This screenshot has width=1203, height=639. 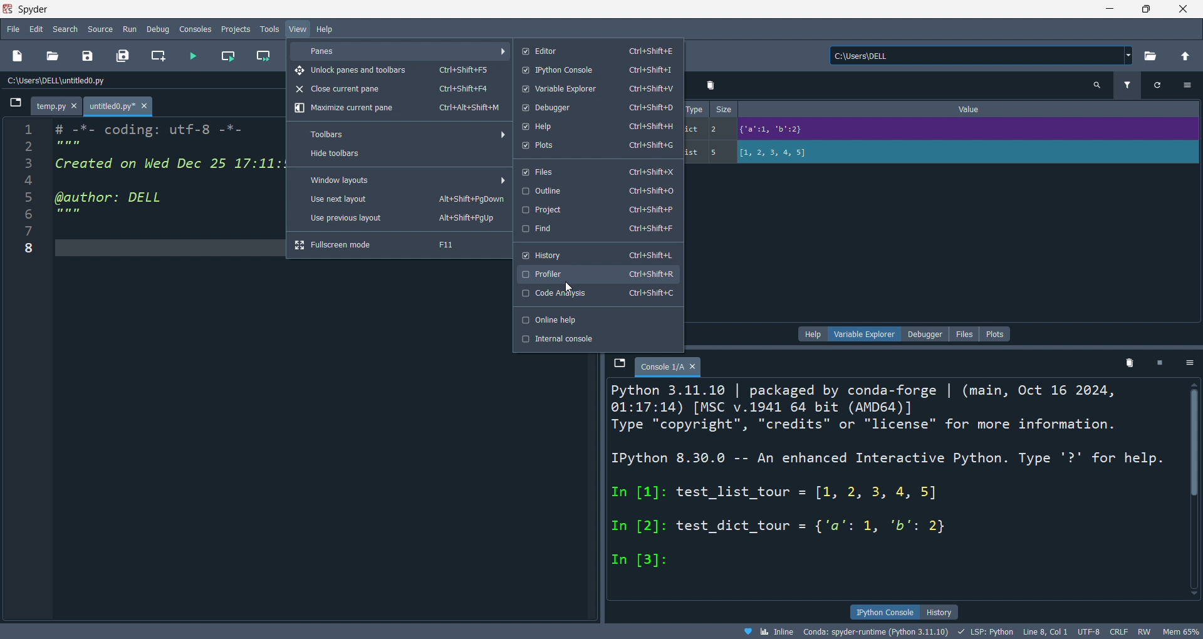 I want to click on run cell andmove, so click(x=266, y=55).